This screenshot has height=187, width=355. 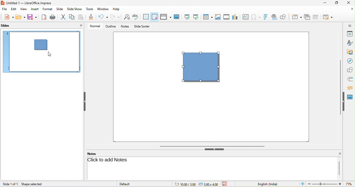 What do you see at coordinates (30, 3) in the screenshot?
I see `Untitled 1 — LibreOffice Impress` at bounding box center [30, 3].